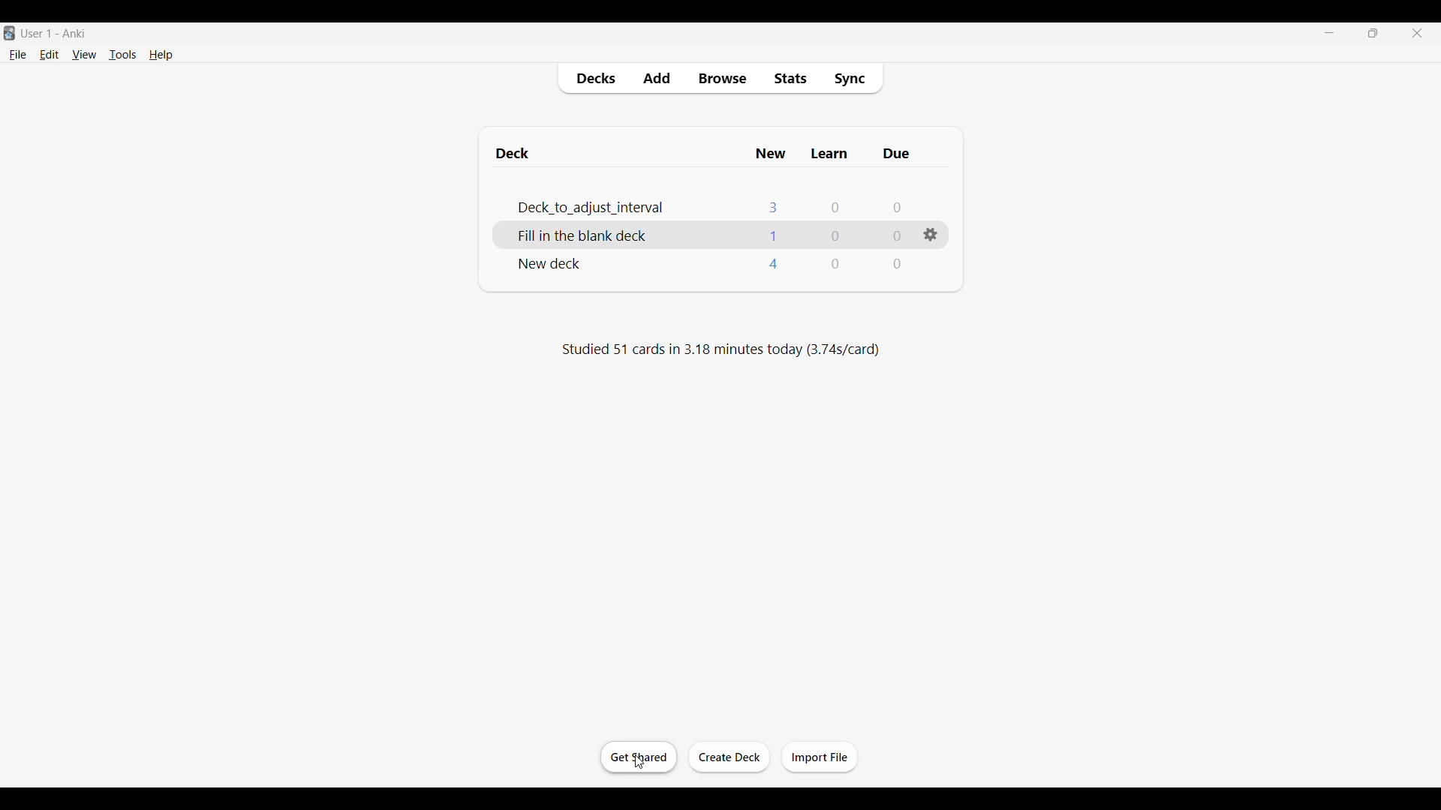 Image resolution: width=1441 pixels, height=810 pixels. What do you see at coordinates (730, 757) in the screenshot?
I see `Create deck` at bounding box center [730, 757].